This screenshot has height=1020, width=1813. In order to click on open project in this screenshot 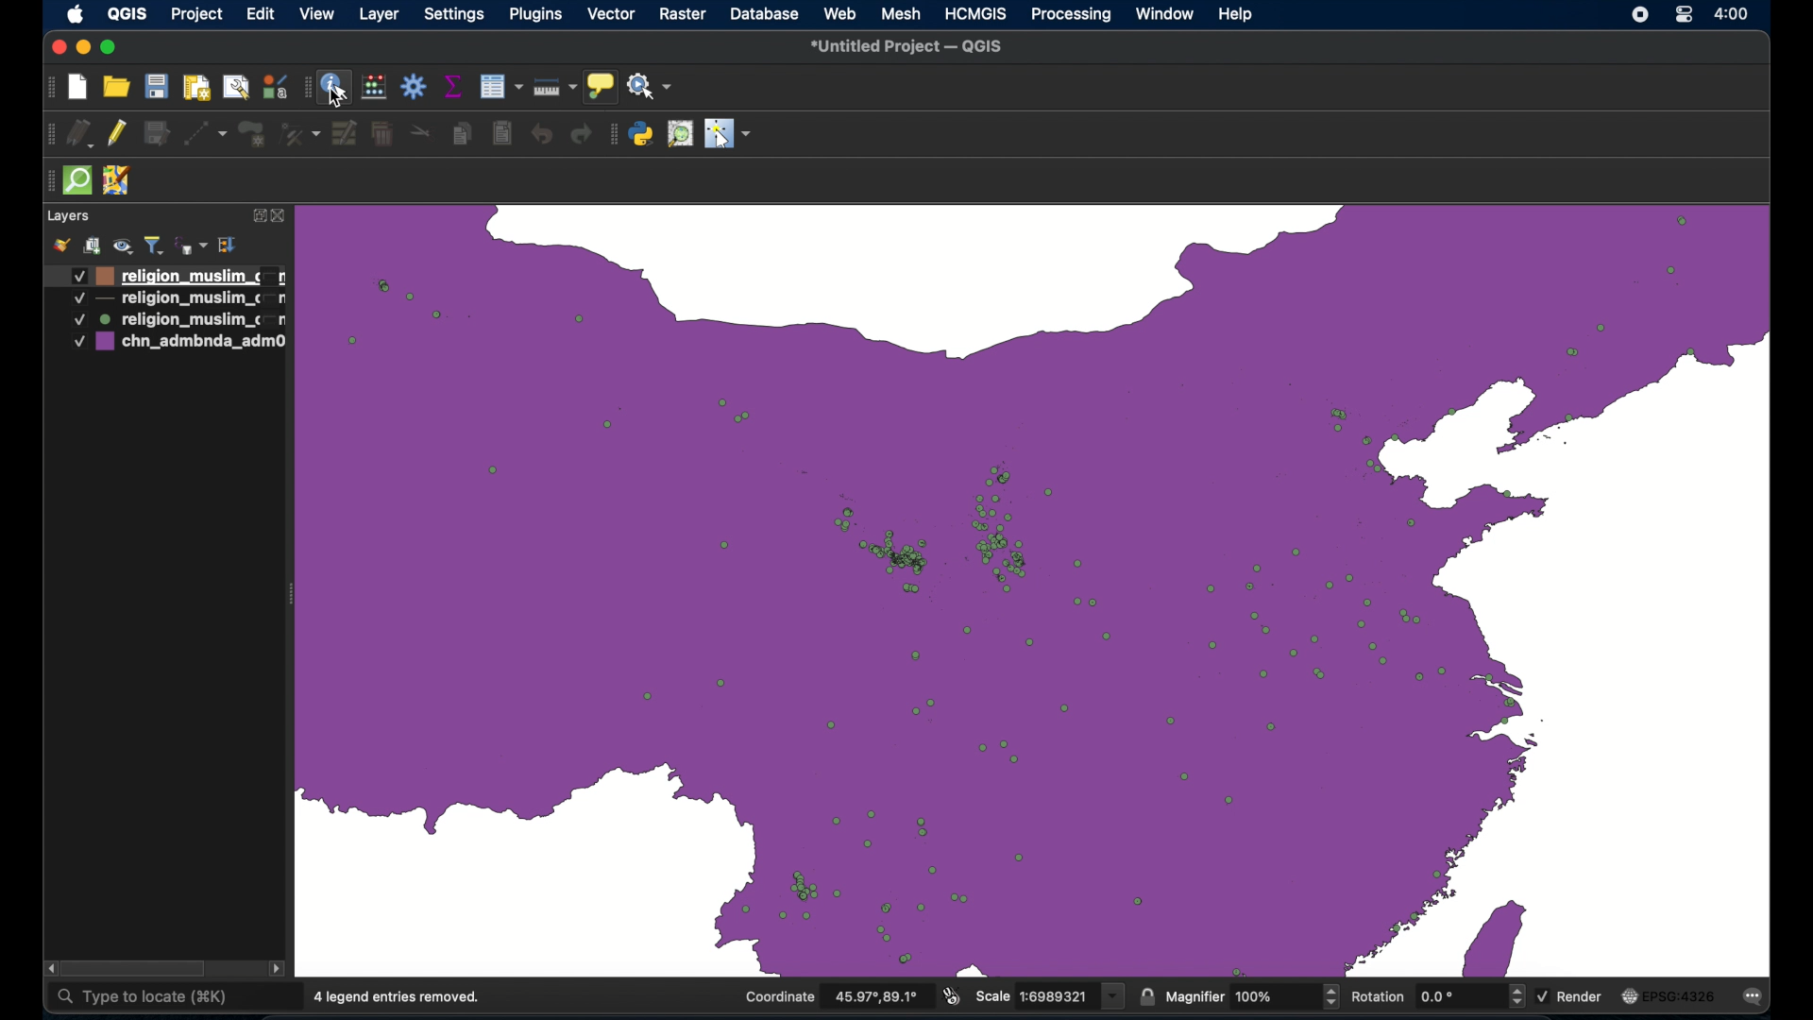, I will do `click(116, 86)`.